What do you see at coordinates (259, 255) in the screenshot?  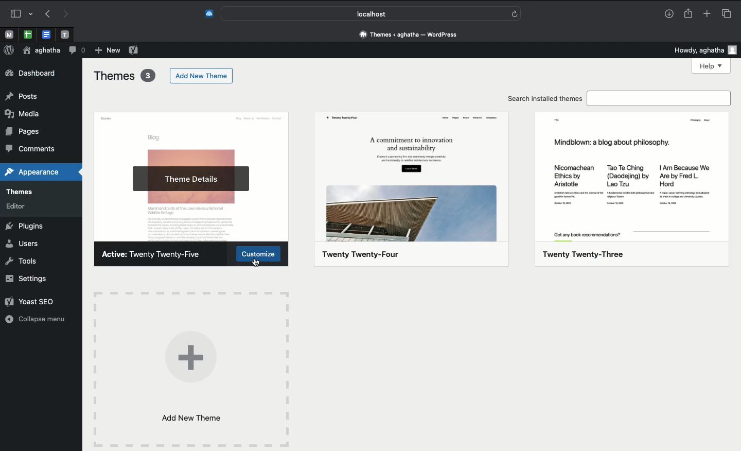 I see `Customize` at bounding box center [259, 255].